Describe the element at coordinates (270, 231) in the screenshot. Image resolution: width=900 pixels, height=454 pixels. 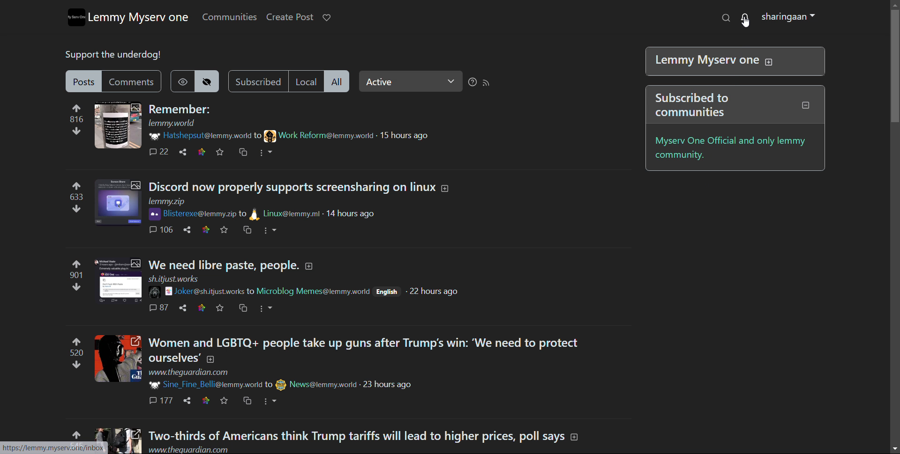
I see `options` at that location.